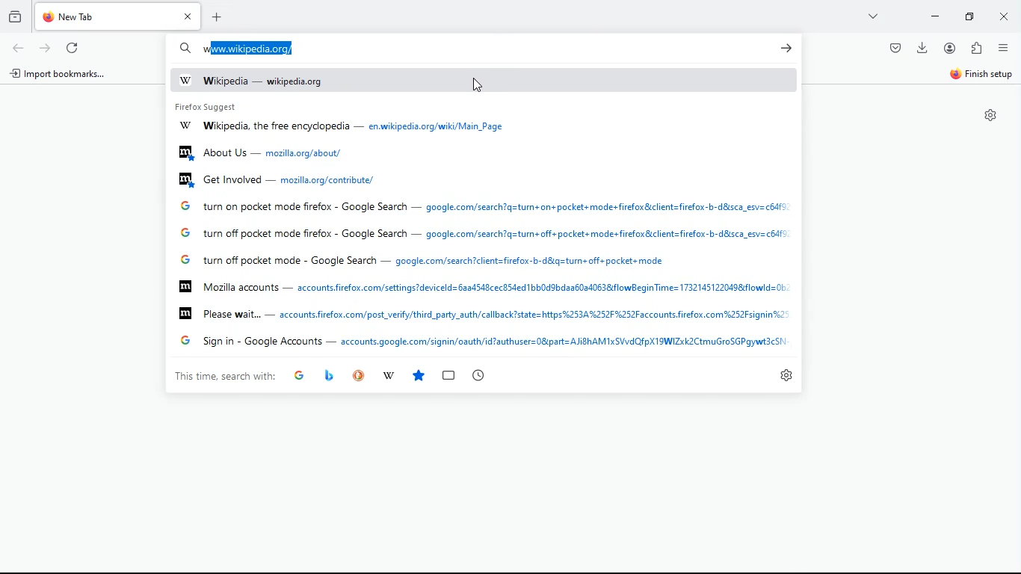 This screenshot has width=1021, height=574. What do you see at coordinates (484, 286) in the screenshot?
I see `firefox suggestions` at bounding box center [484, 286].